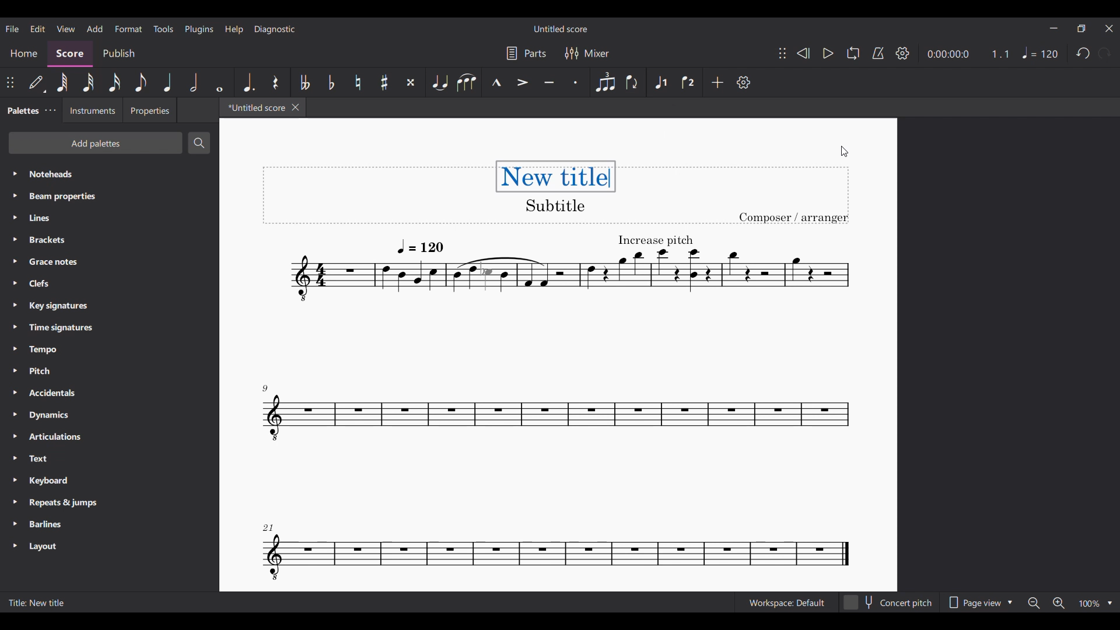  Describe the element at coordinates (109, 349) in the screenshot. I see `Tempo` at that location.